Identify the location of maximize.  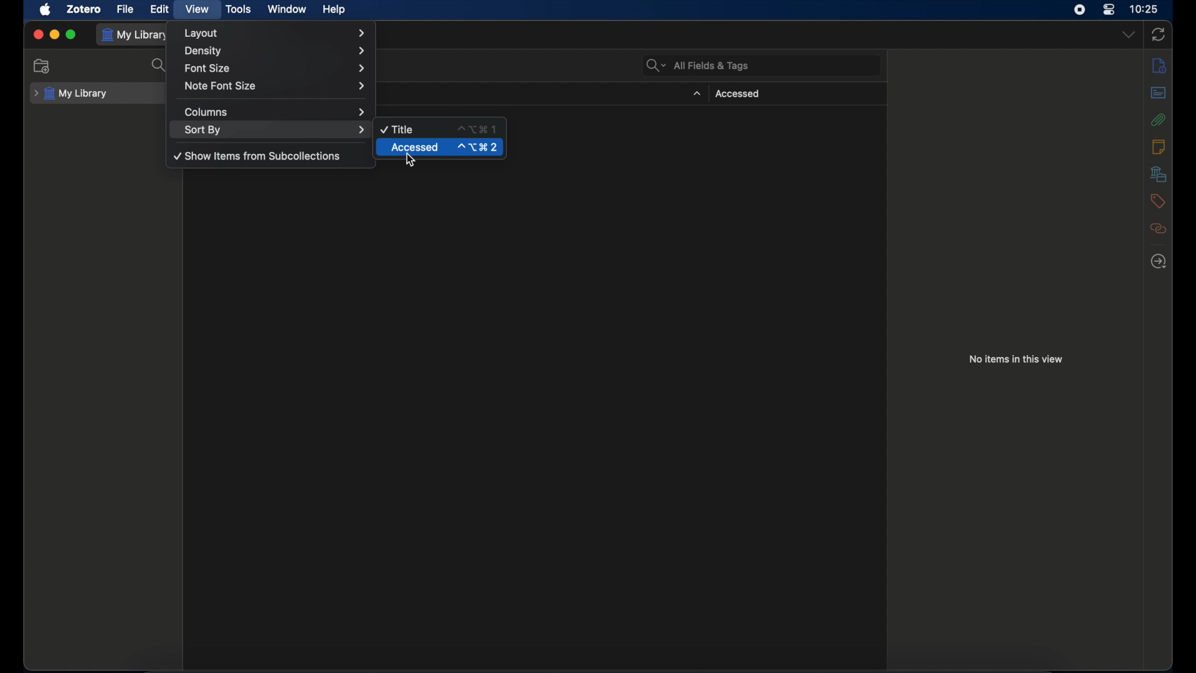
(72, 35).